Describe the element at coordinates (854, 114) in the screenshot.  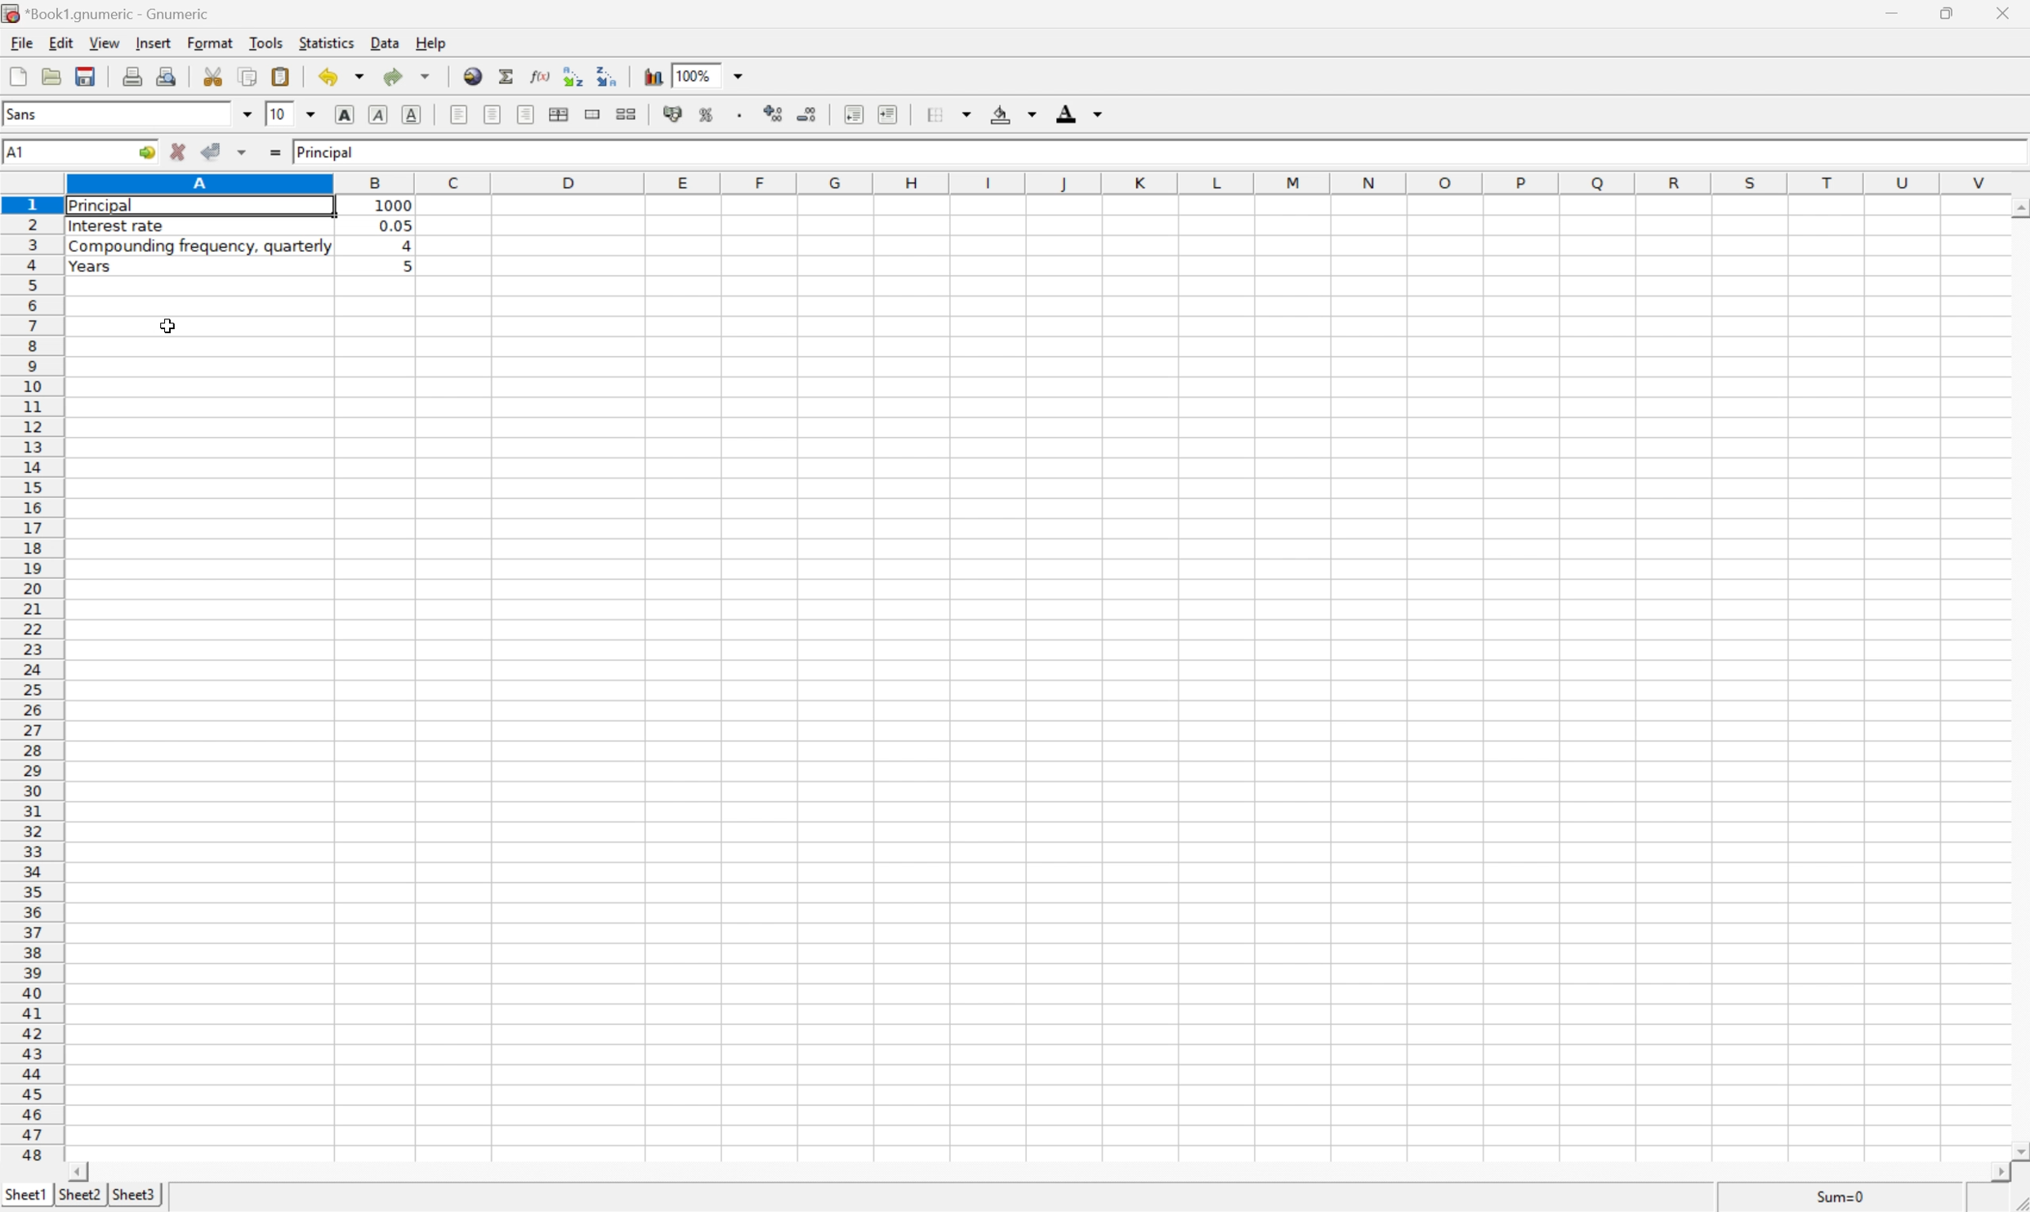
I see `decrease indent` at that location.